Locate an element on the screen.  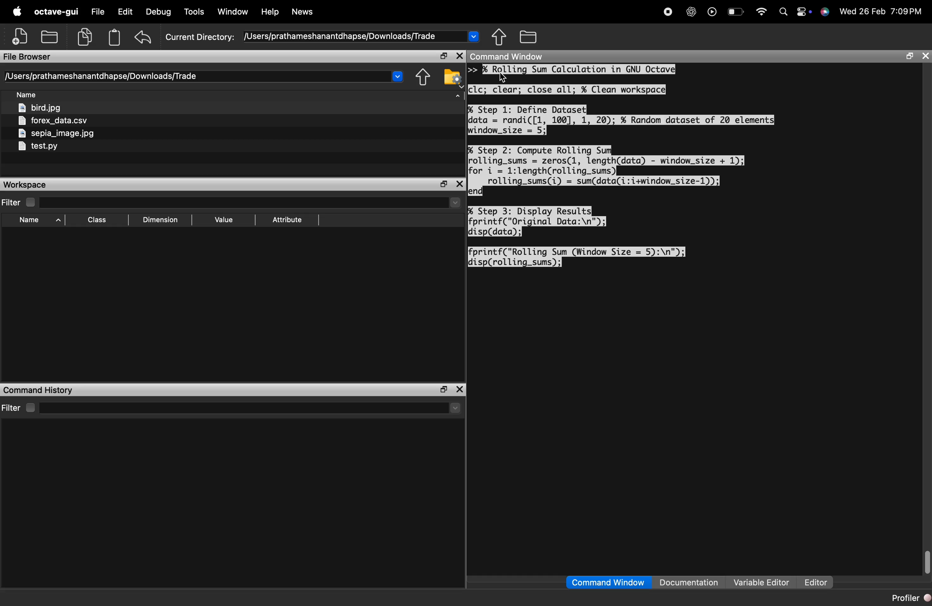
files is located at coordinates (73, 129).